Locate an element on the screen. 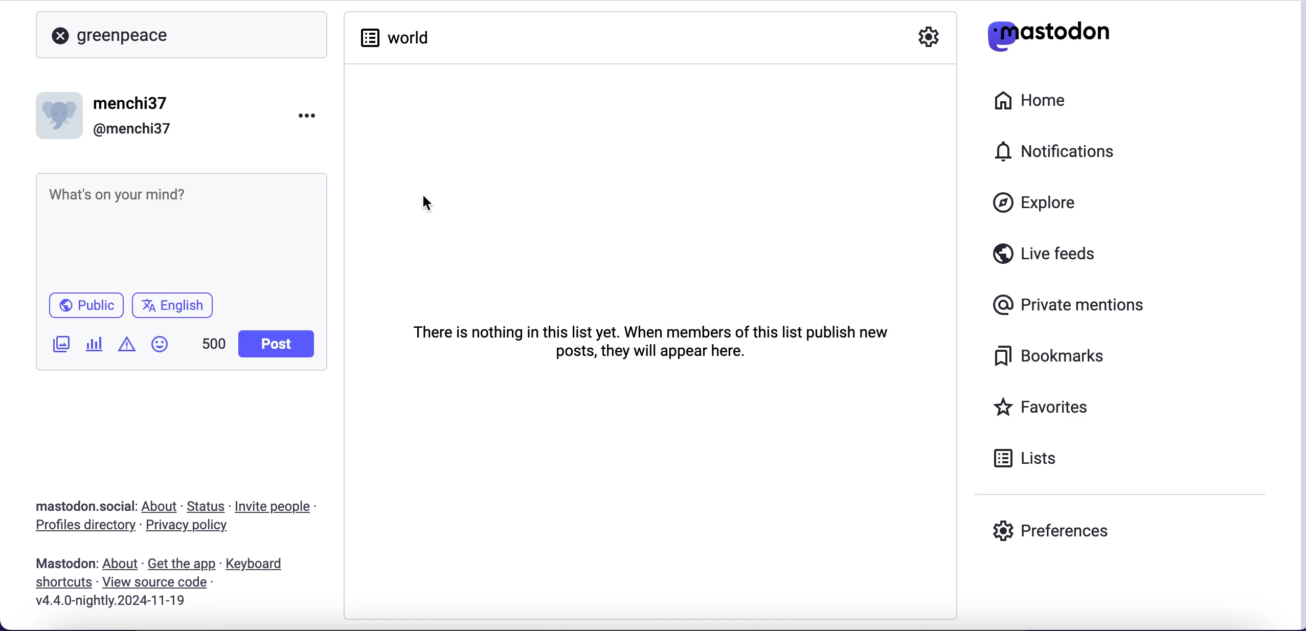  lists is located at coordinates (1025, 458).